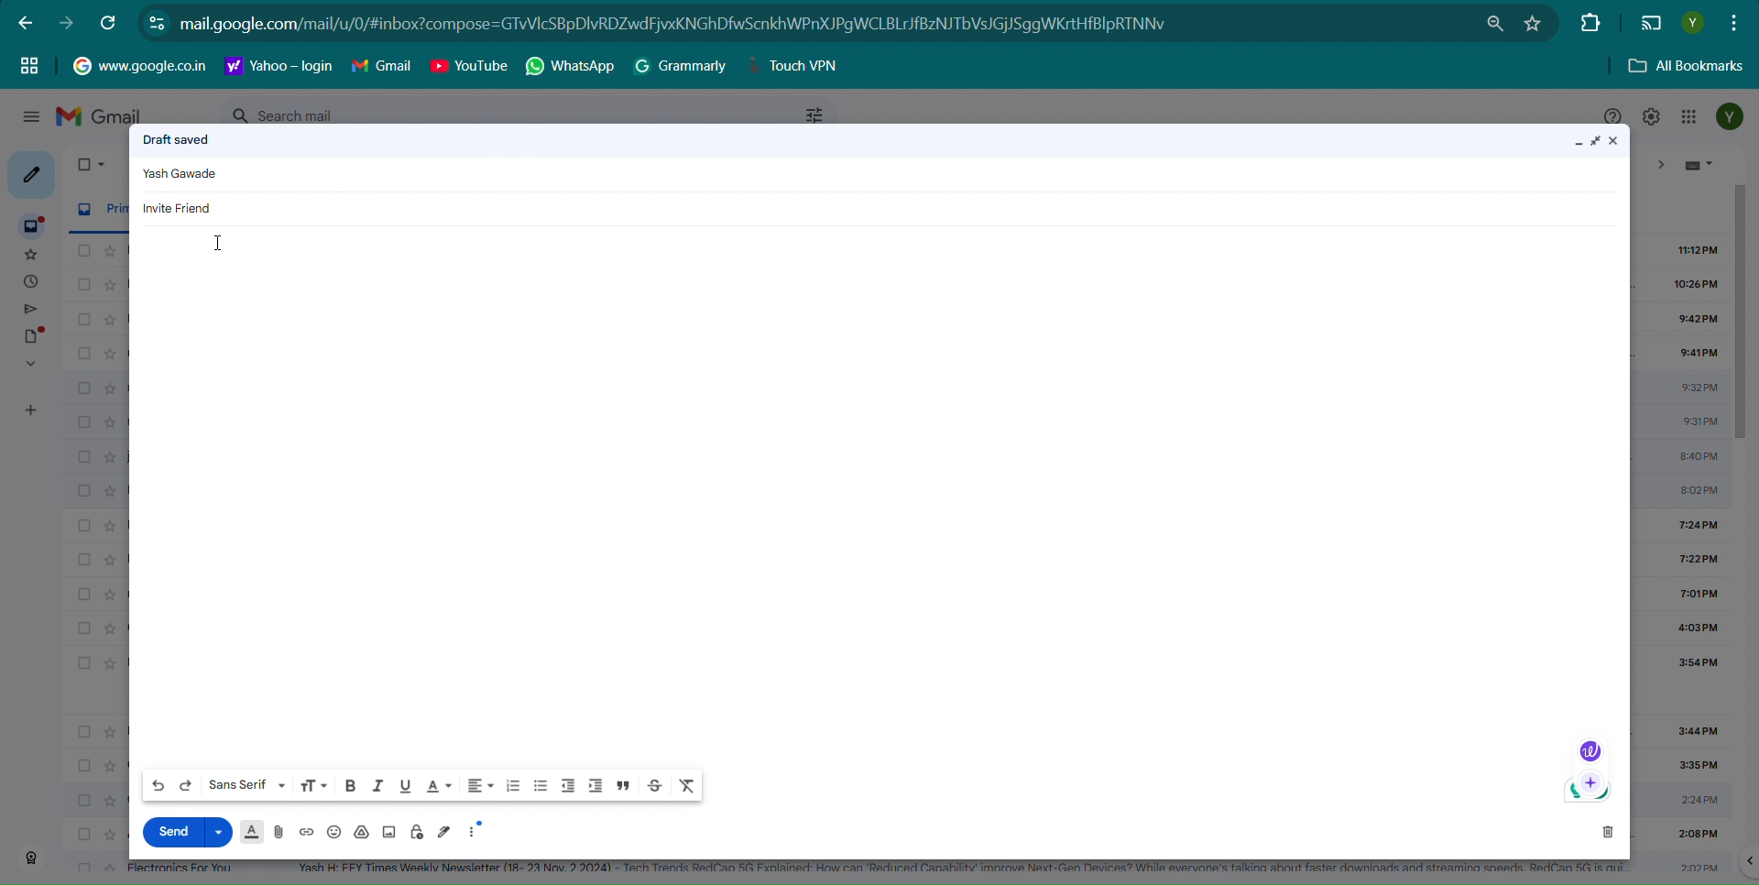 The height and width of the screenshot is (885, 1759). Describe the element at coordinates (333, 833) in the screenshot. I see `Insert Emoji` at that location.